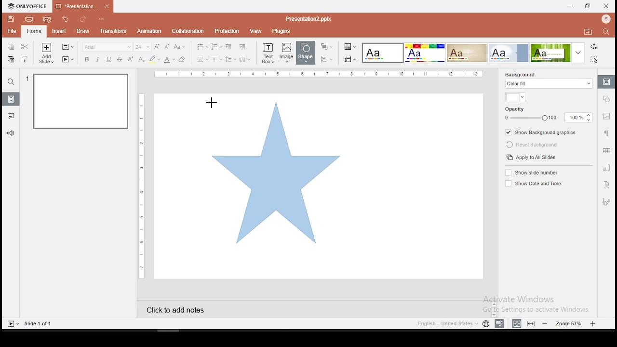 Image resolution: width=617 pixels, height=347 pixels. What do you see at coordinates (10, 47) in the screenshot?
I see `copy` at bounding box center [10, 47].